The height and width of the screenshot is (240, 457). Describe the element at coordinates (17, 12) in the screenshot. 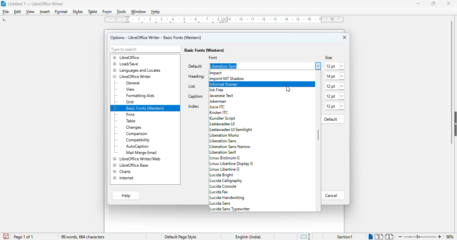

I see `edit` at that location.